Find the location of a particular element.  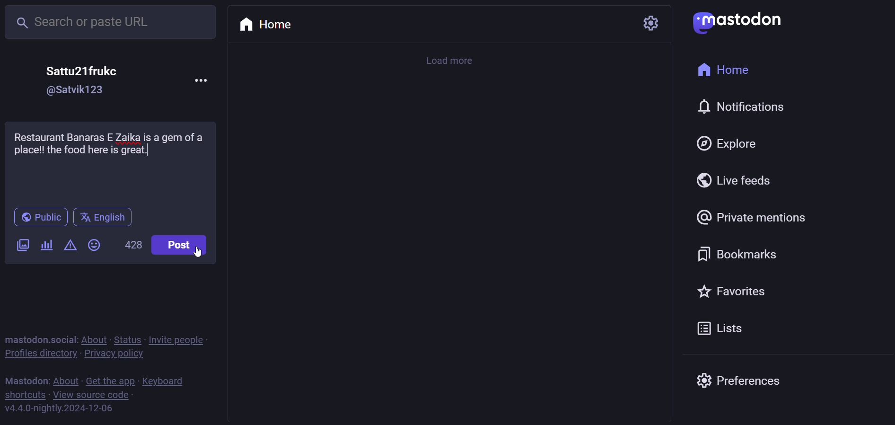

setting is located at coordinates (641, 24).